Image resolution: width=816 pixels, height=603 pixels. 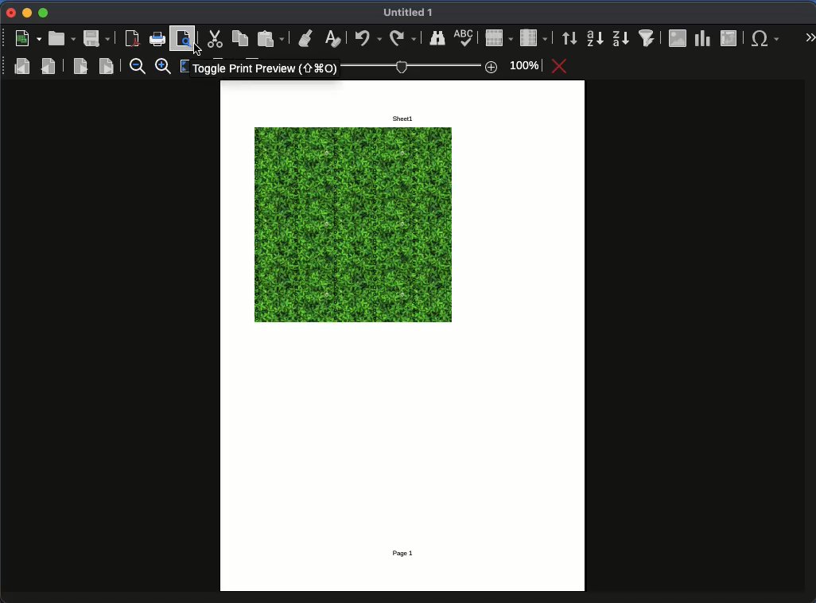 I want to click on close, so click(x=10, y=13).